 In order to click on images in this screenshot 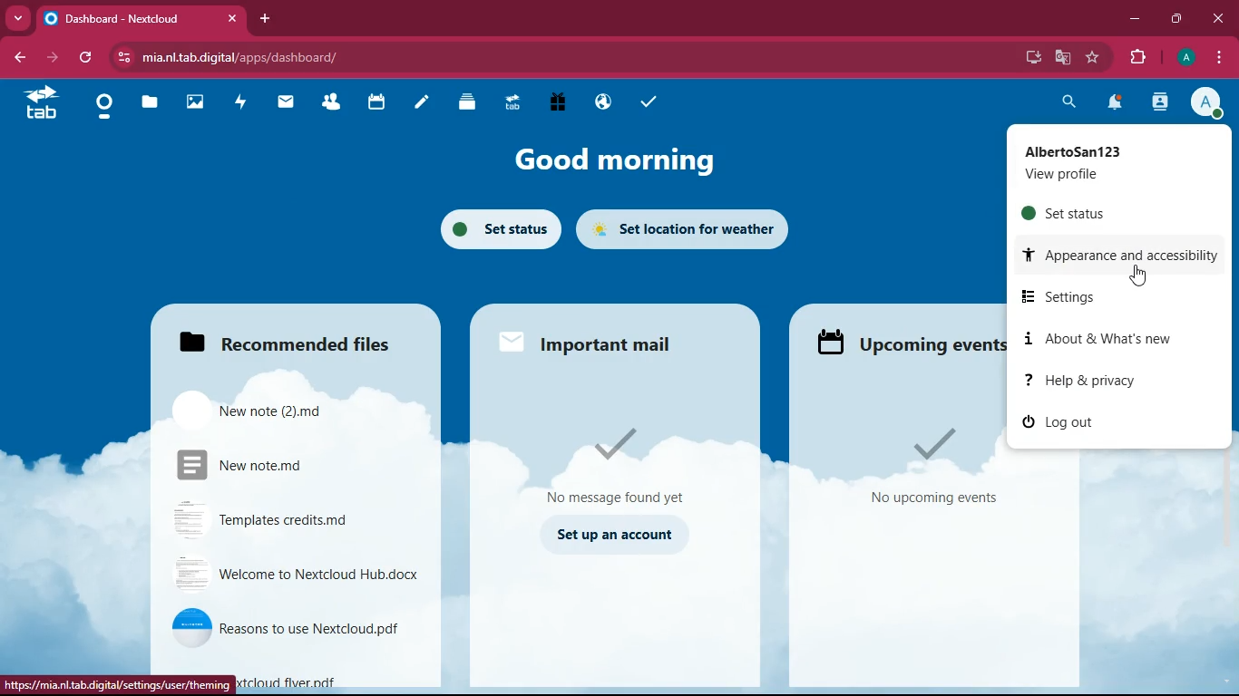, I will do `click(200, 102)`.